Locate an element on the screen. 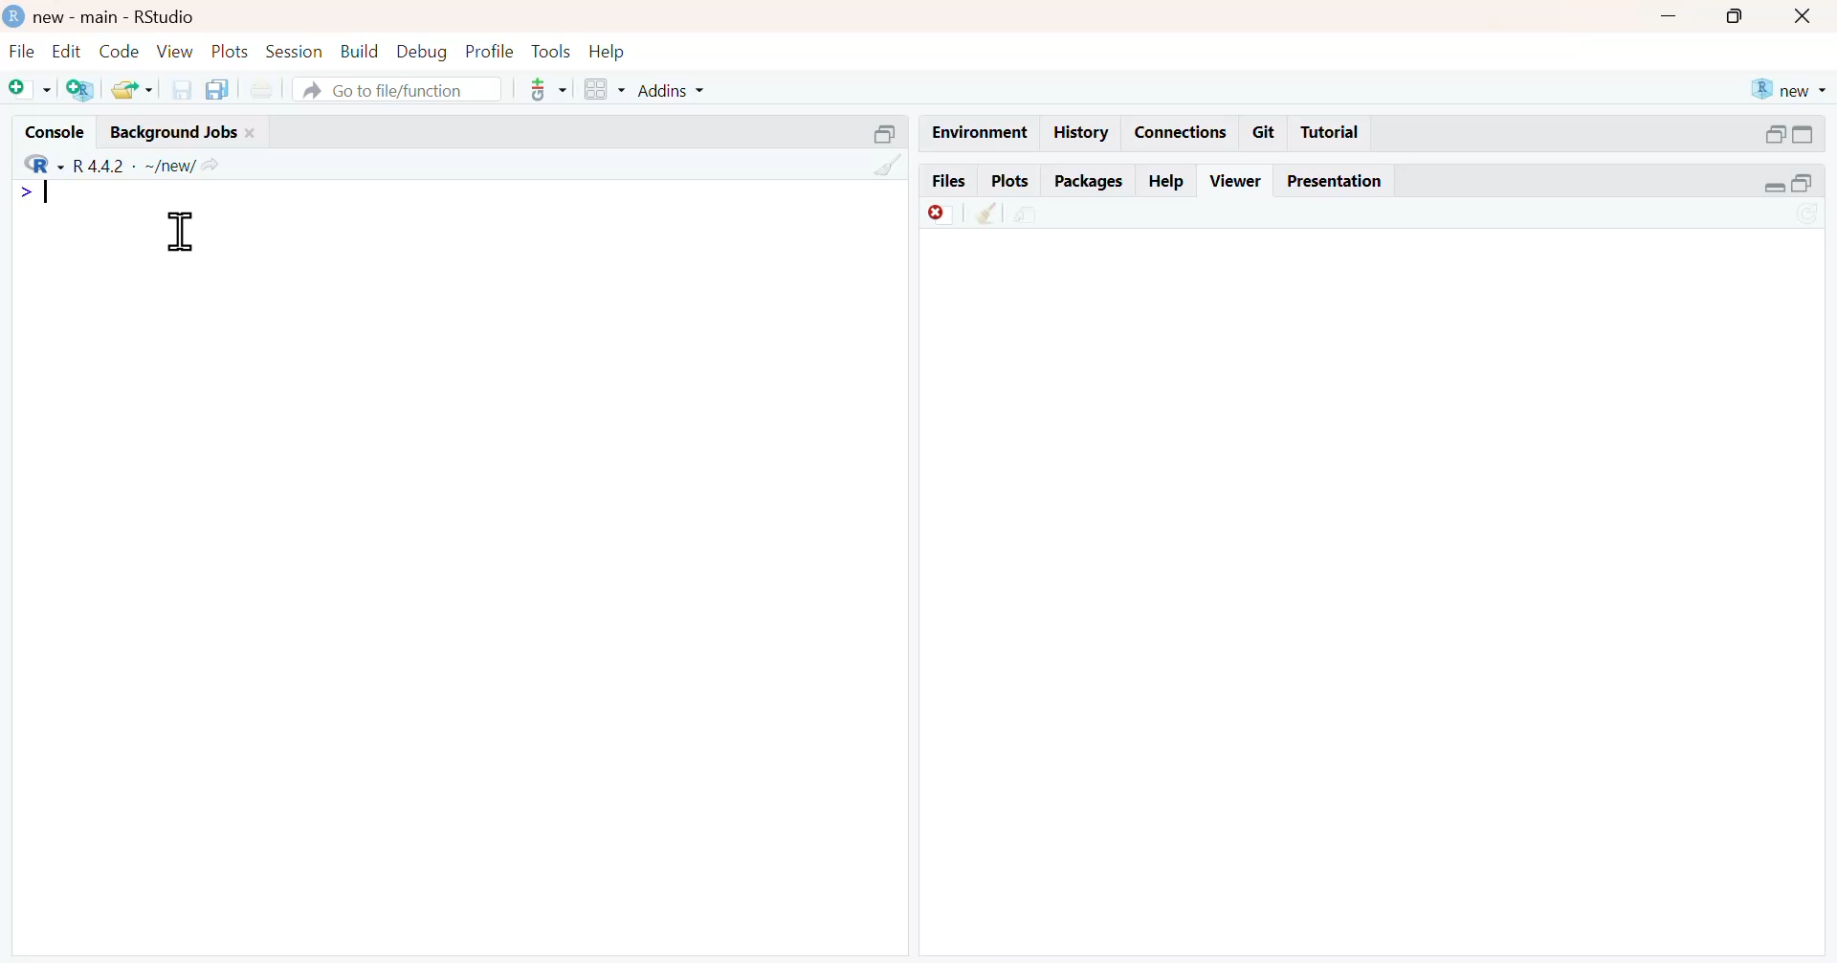 Image resolution: width=1837 pixels, height=963 pixels. environment is located at coordinates (976, 131).